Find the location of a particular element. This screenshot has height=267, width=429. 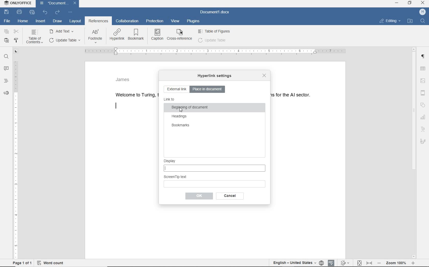

undo is located at coordinates (45, 13).